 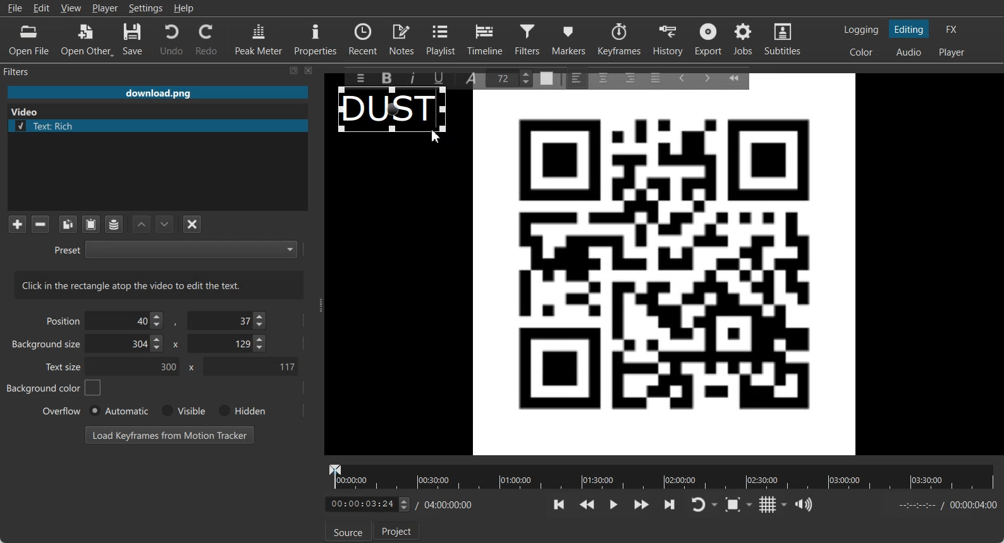 What do you see at coordinates (118, 410) in the screenshot?
I see `Automatic` at bounding box center [118, 410].